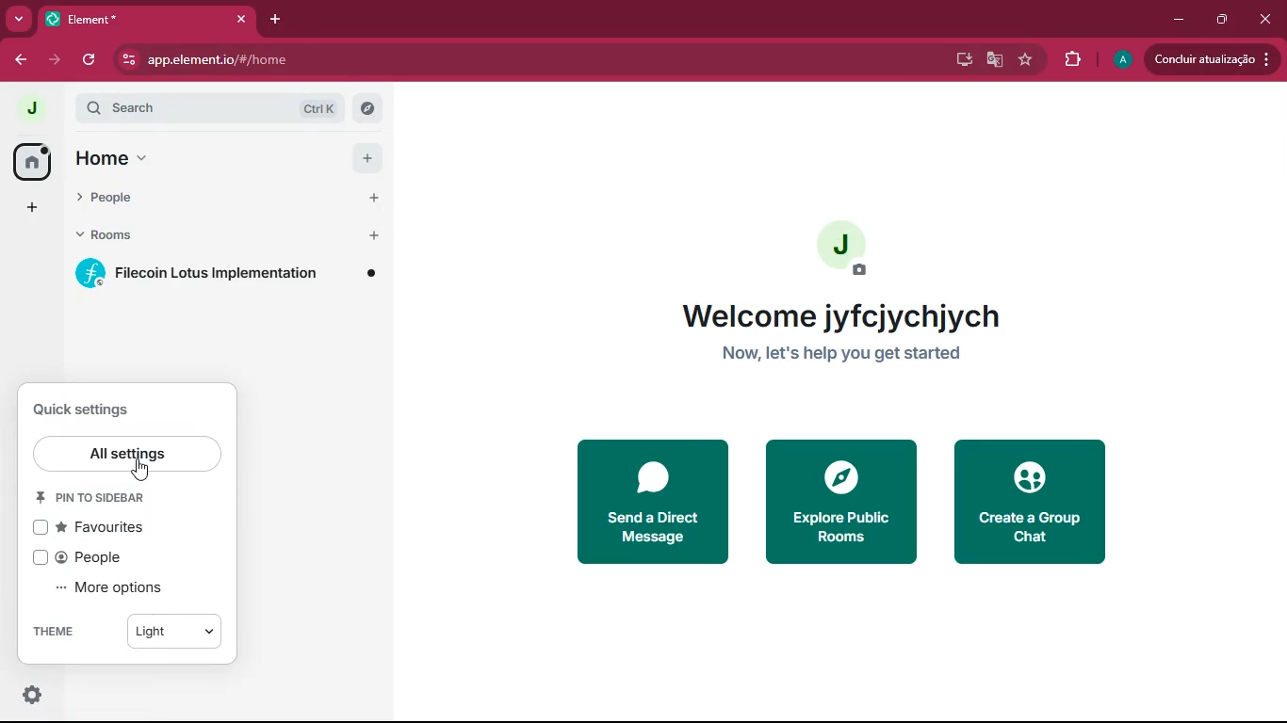  What do you see at coordinates (85, 557) in the screenshot?
I see `people` at bounding box center [85, 557].